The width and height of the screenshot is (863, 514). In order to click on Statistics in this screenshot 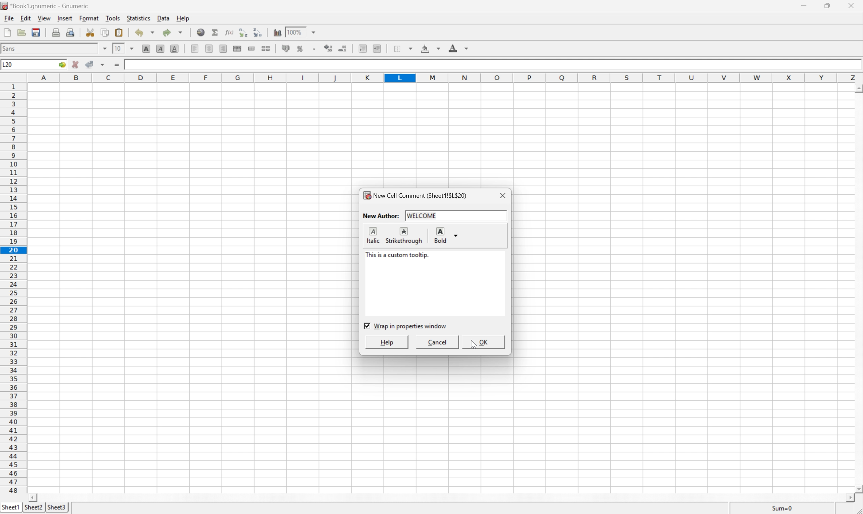, I will do `click(139, 18)`.